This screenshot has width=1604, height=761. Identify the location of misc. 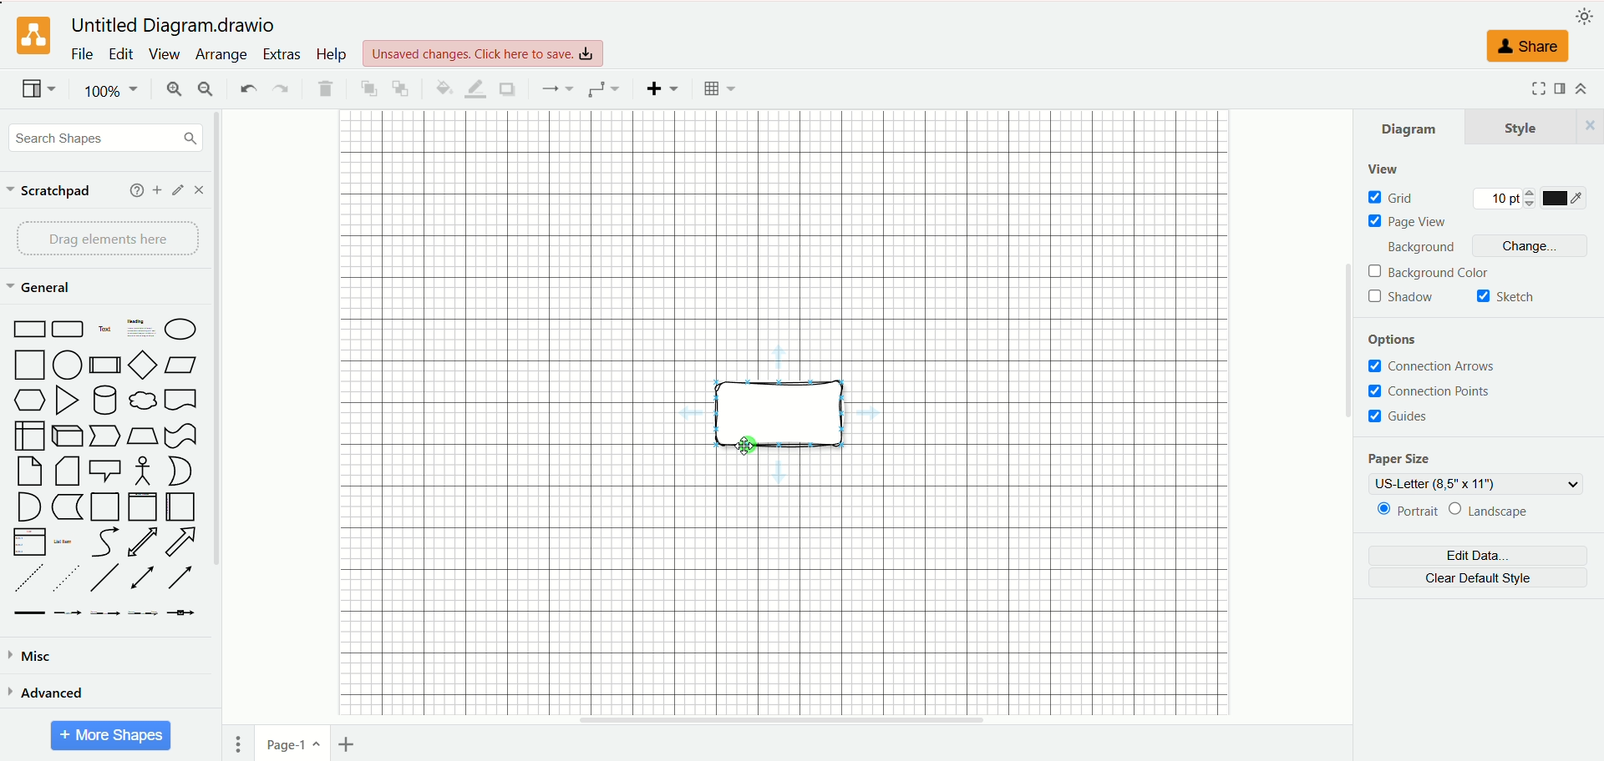
(32, 657).